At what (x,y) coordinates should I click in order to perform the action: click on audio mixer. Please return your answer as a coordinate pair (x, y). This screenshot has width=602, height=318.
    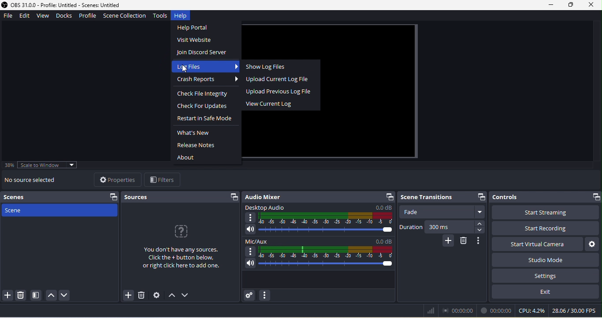
    Looking at the image, I should click on (318, 196).